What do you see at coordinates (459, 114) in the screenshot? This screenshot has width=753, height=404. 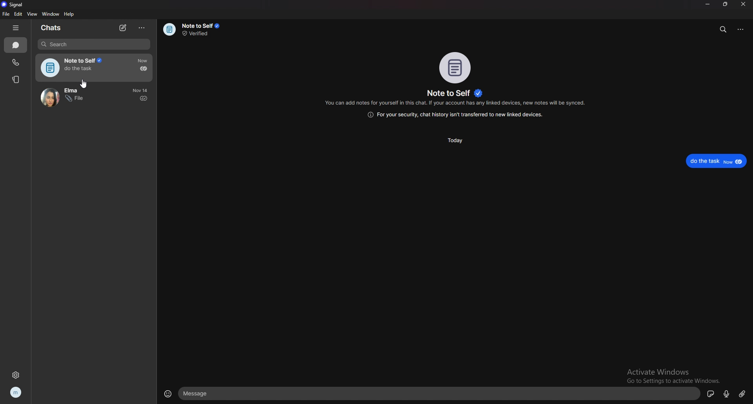 I see `info` at bounding box center [459, 114].